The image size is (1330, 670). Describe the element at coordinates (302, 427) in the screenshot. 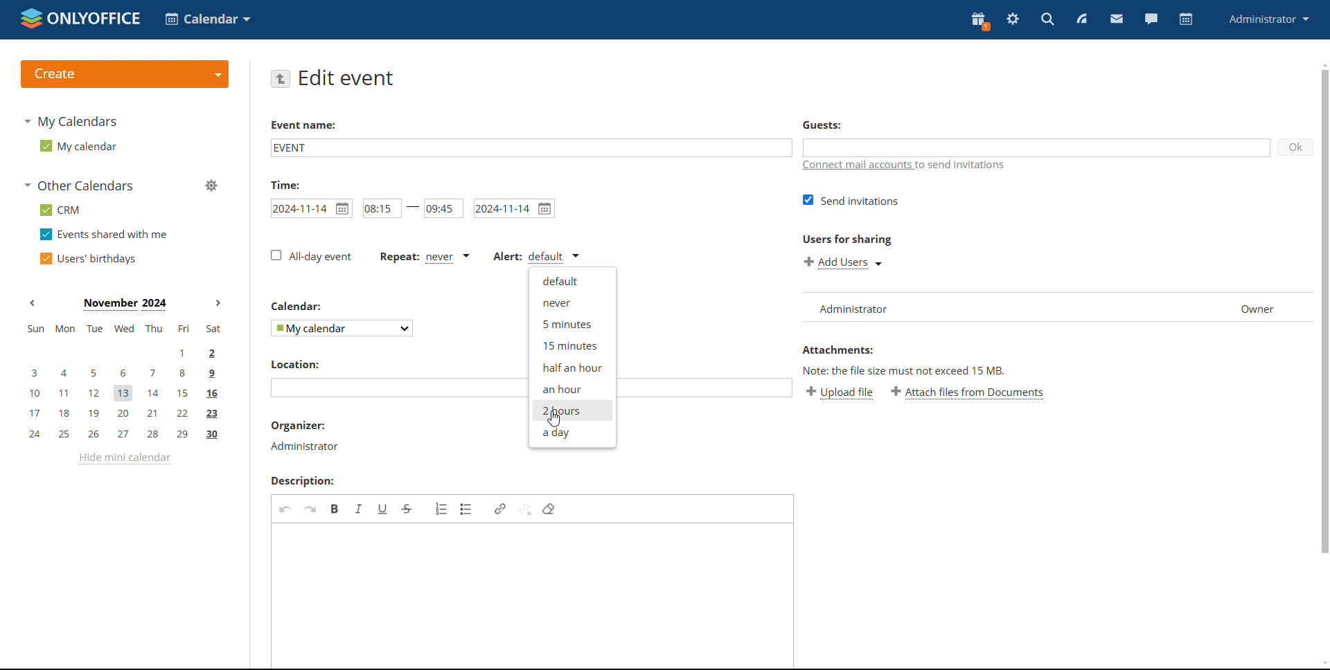

I see `organizer label` at that location.